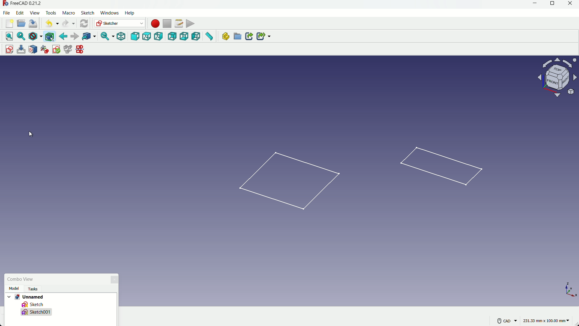 The height and width of the screenshot is (326, 579). What do you see at coordinates (179, 24) in the screenshot?
I see `macros setting` at bounding box center [179, 24].